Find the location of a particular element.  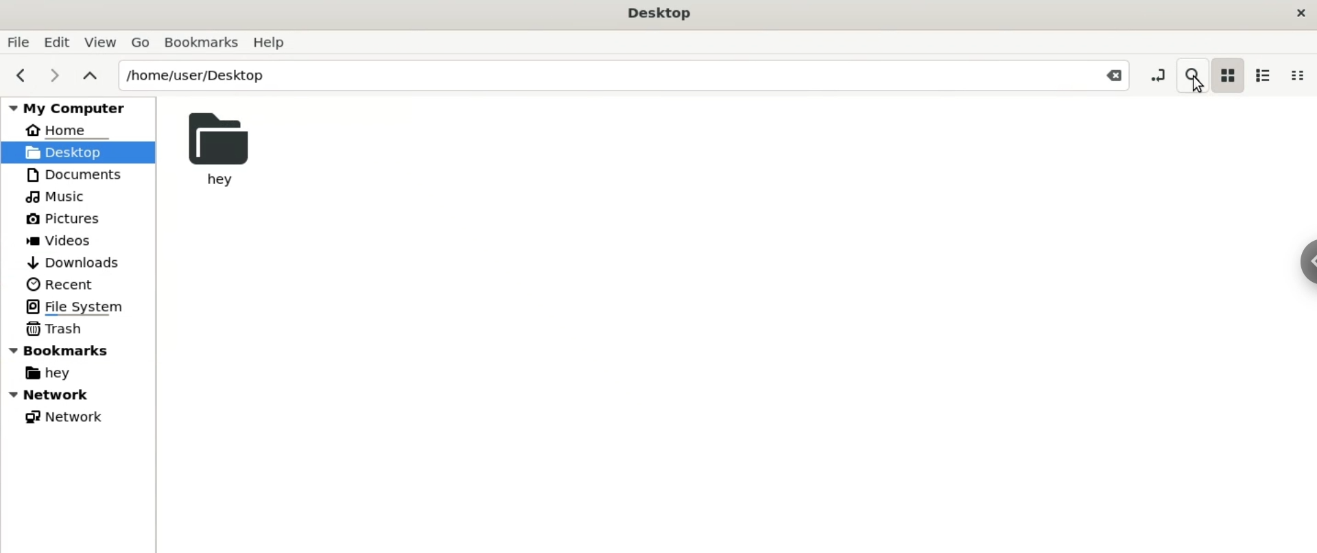

File System is located at coordinates (71, 307).